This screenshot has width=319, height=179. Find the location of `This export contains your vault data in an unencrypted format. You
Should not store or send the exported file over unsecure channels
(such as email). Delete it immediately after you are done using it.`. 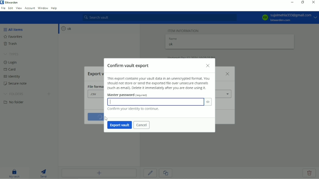

This export contains your vault data in an unencrypted format. You
Should not store or send the exported file over unsecure channels
(such as email). Delete it immediately after you are done using it. is located at coordinates (159, 83).